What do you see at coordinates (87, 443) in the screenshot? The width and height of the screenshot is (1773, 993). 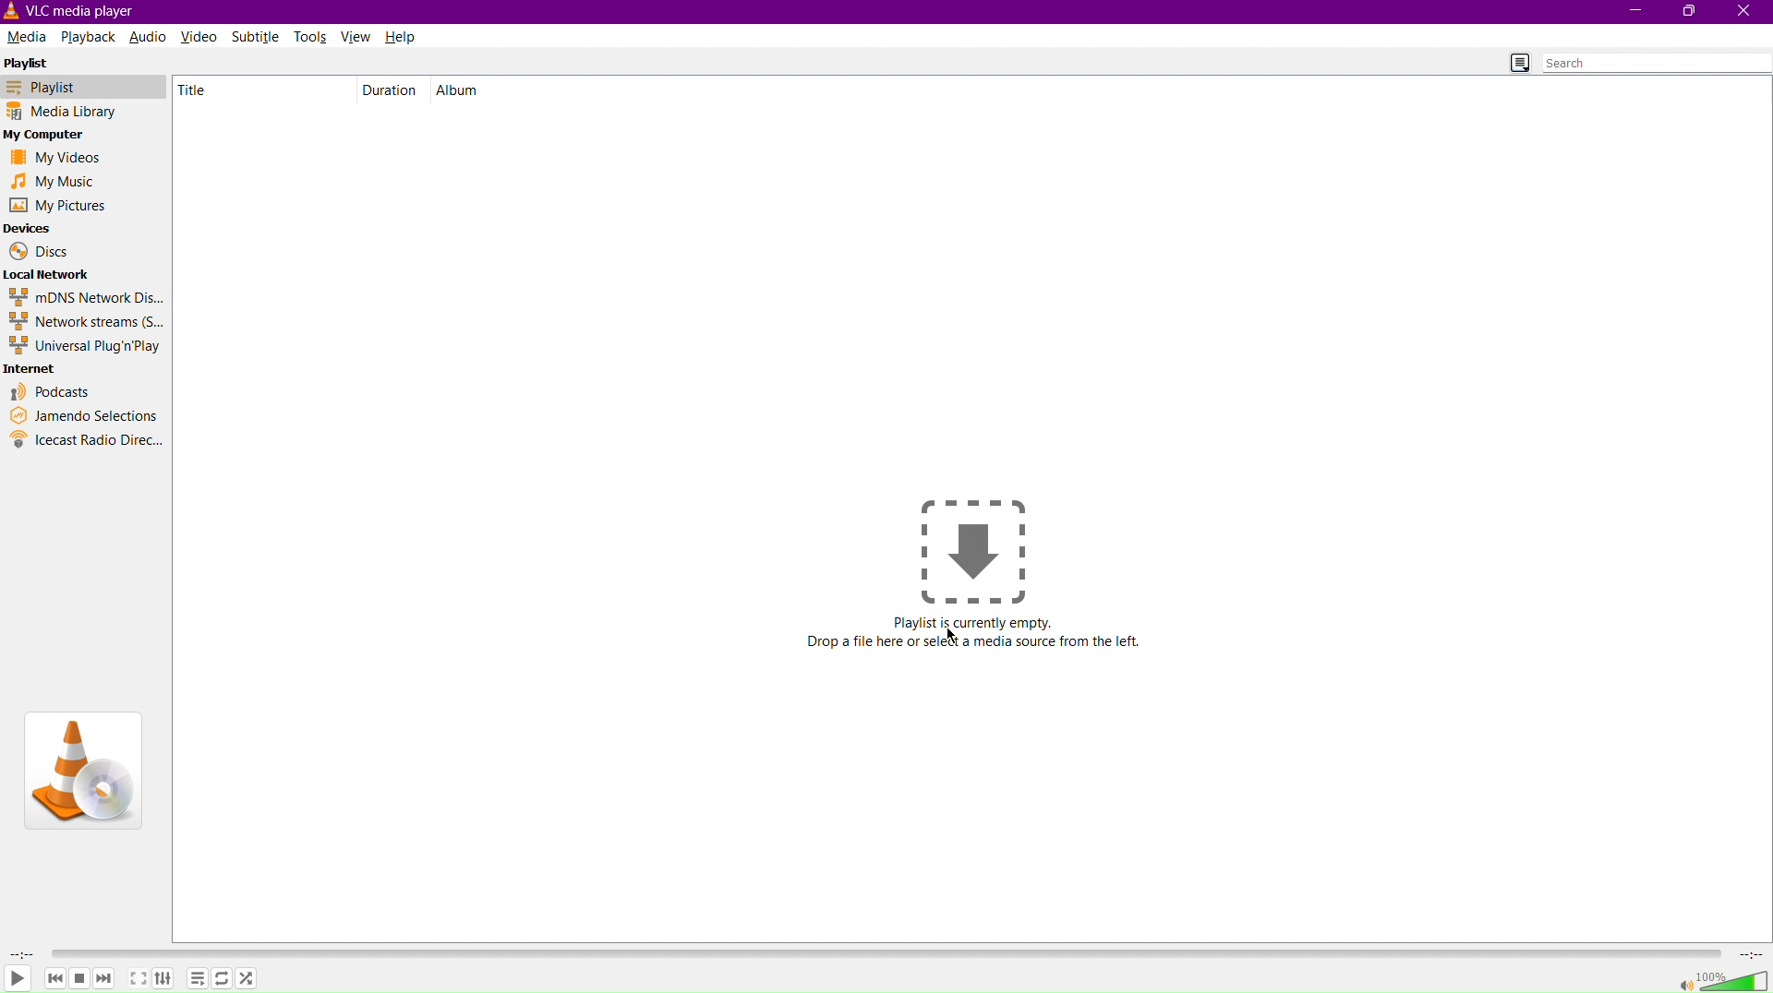 I see `Icecast Radio Directory` at bounding box center [87, 443].